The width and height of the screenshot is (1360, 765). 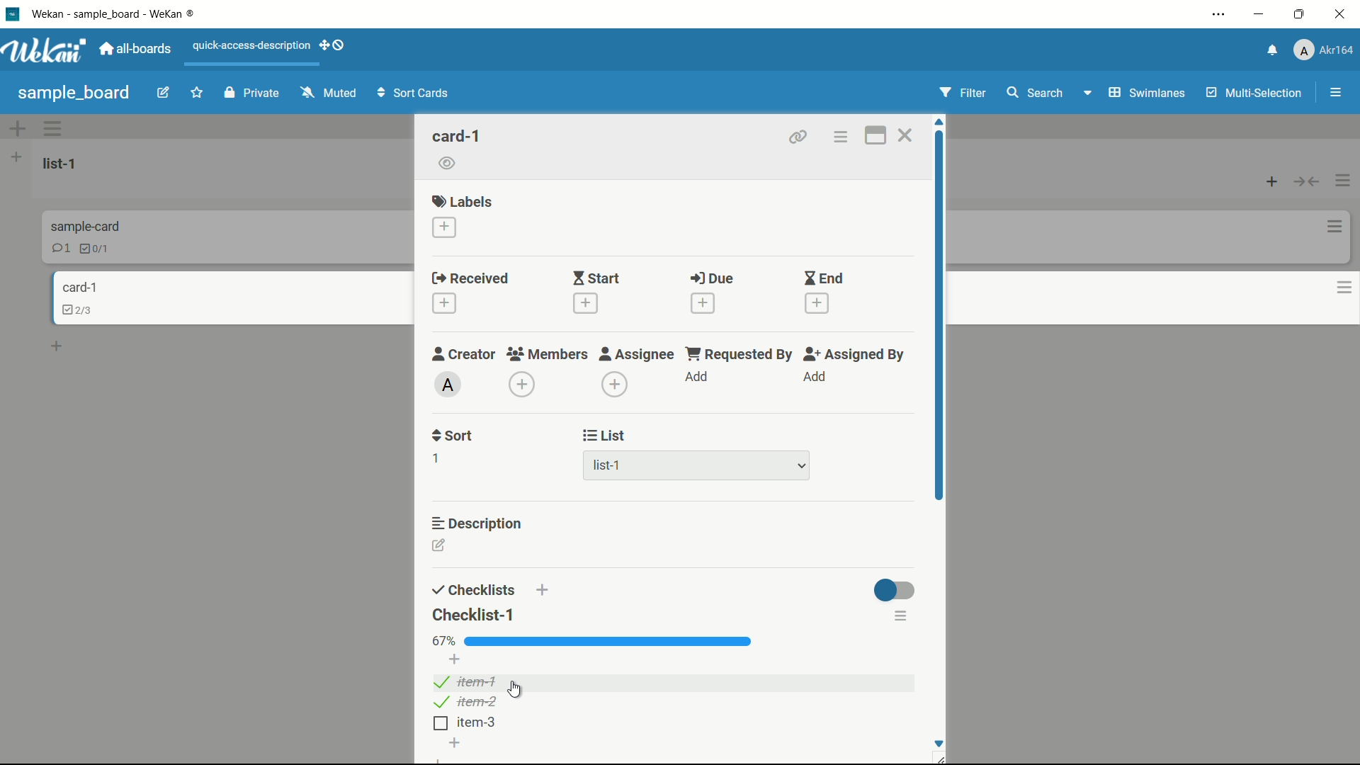 I want to click on checklist progress bar, so click(x=608, y=641).